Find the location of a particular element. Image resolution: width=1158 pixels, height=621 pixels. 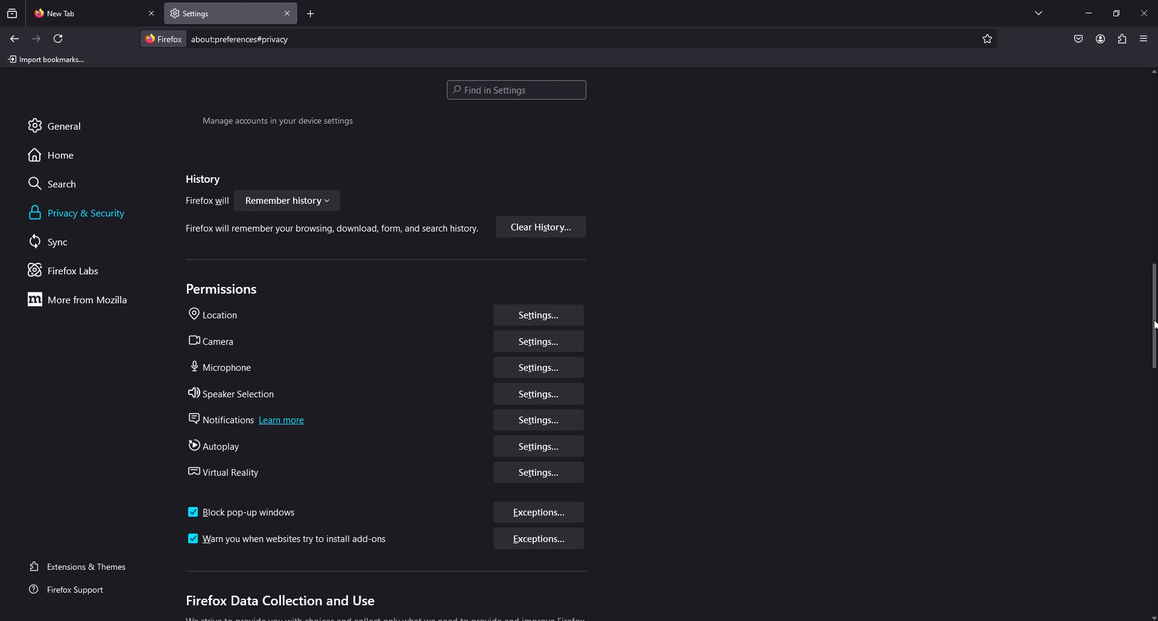

firefox support is located at coordinates (78, 590).